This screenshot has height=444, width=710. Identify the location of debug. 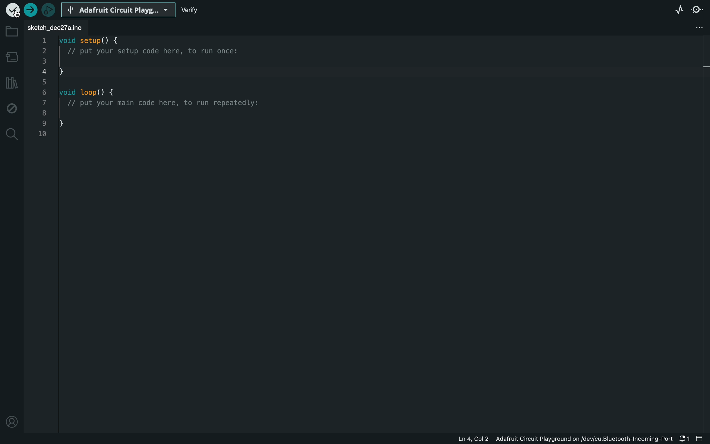
(12, 109).